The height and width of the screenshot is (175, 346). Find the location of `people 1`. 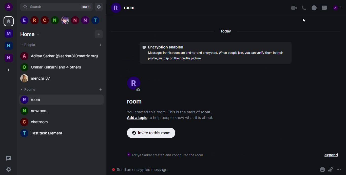

people 1 is located at coordinates (24, 20).